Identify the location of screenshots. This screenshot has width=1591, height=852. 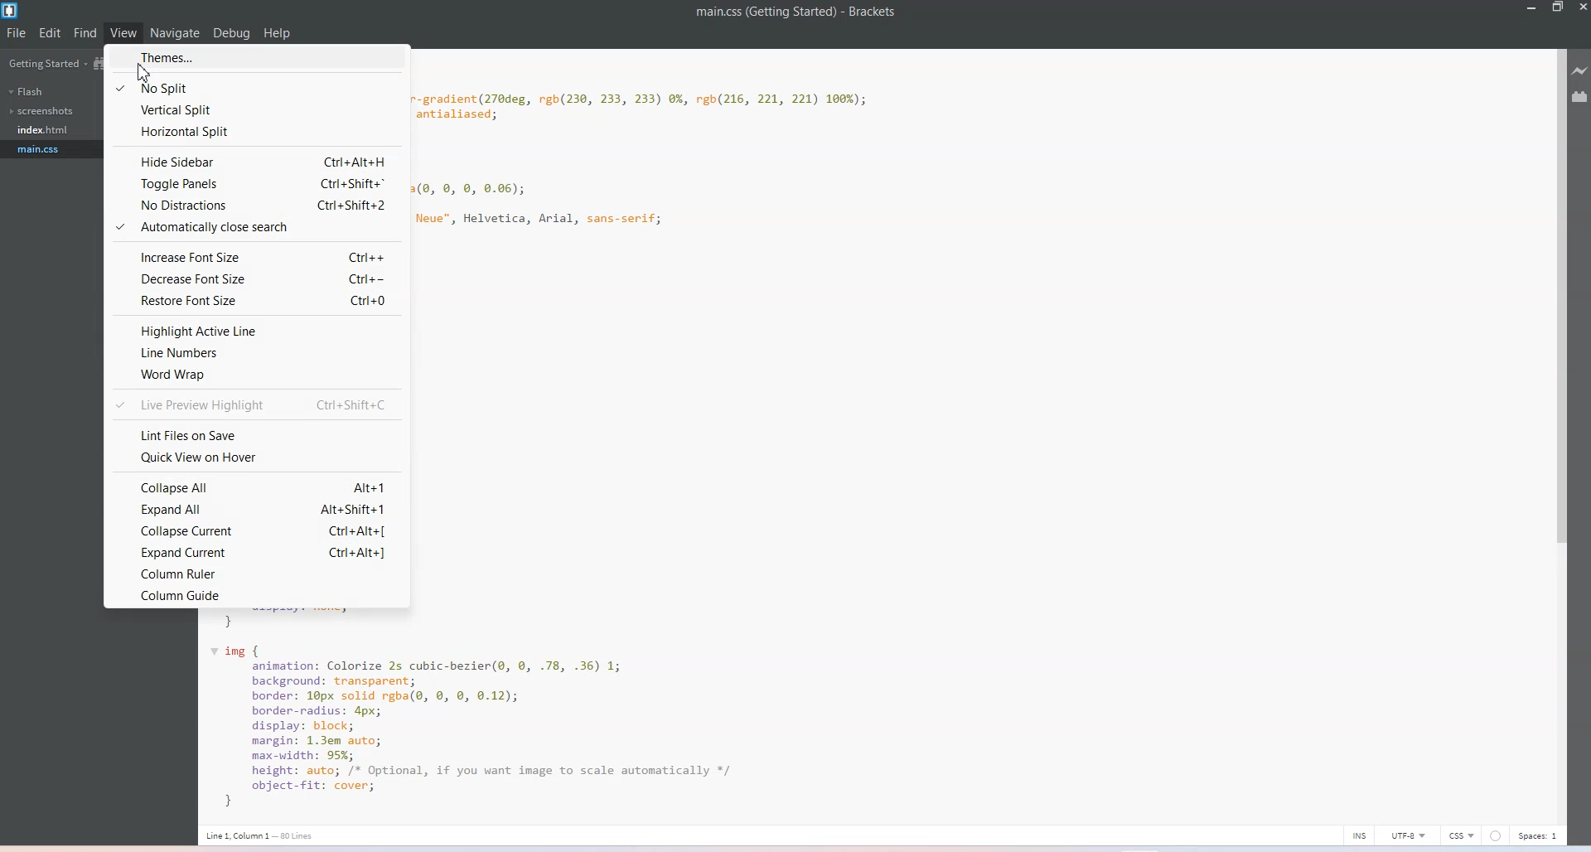
(44, 111).